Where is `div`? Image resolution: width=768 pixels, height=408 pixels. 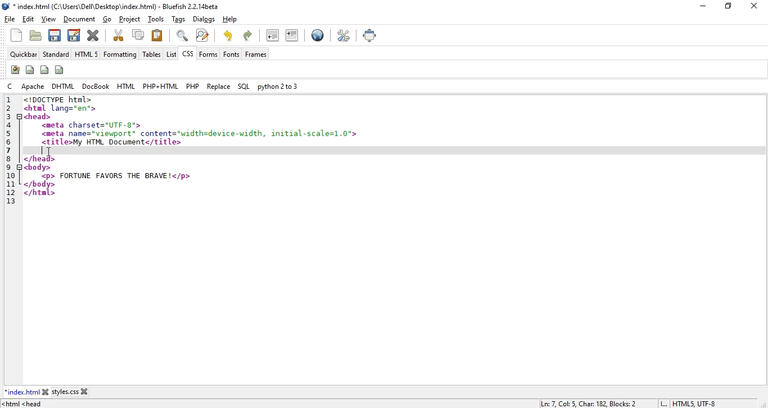
div is located at coordinates (45, 69).